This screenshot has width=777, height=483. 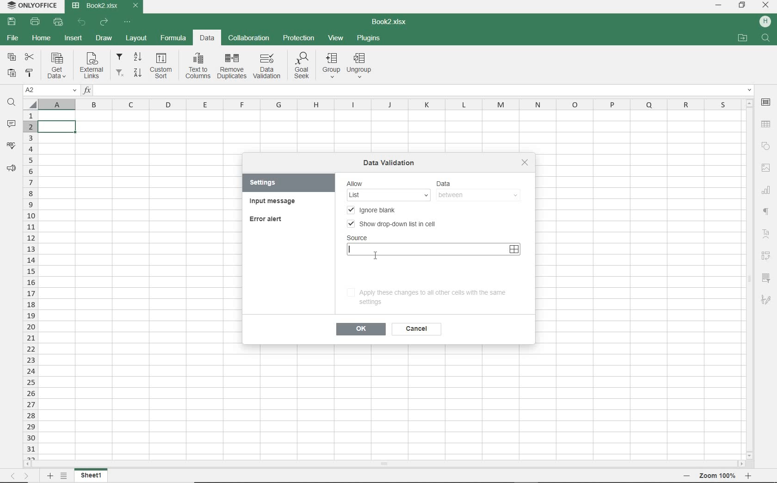 I want to click on remove filters, so click(x=121, y=74).